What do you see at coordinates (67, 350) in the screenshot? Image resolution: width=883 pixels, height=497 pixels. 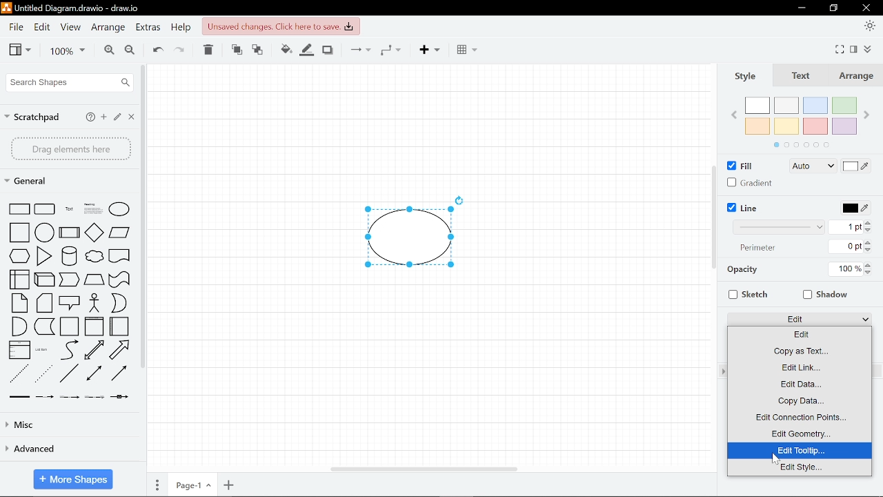 I see `curve` at bounding box center [67, 350].